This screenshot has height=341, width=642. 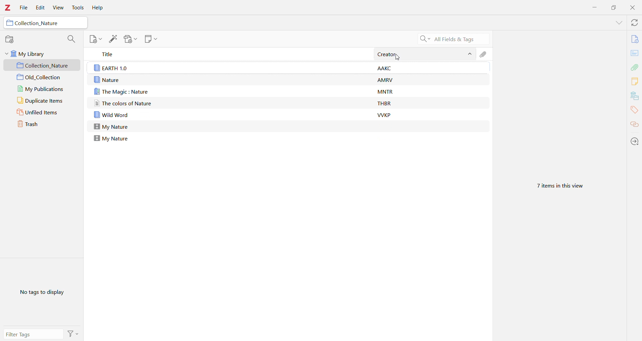 I want to click on The magic: nature, so click(x=120, y=92).